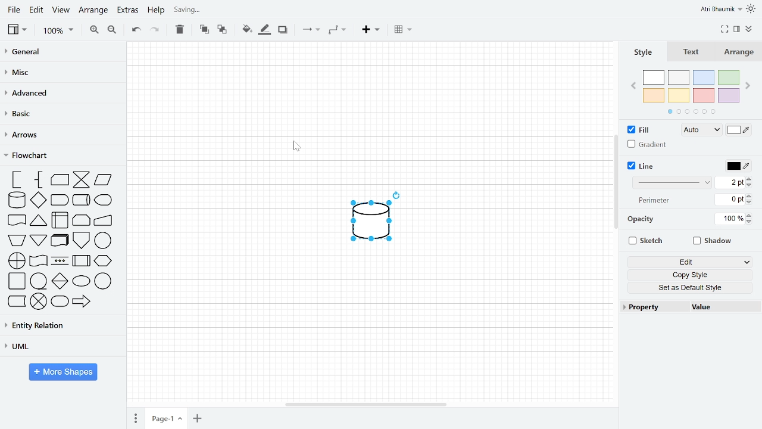 The height and width of the screenshot is (429, 762). I want to click on Decrease perimeter, so click(749, 203).